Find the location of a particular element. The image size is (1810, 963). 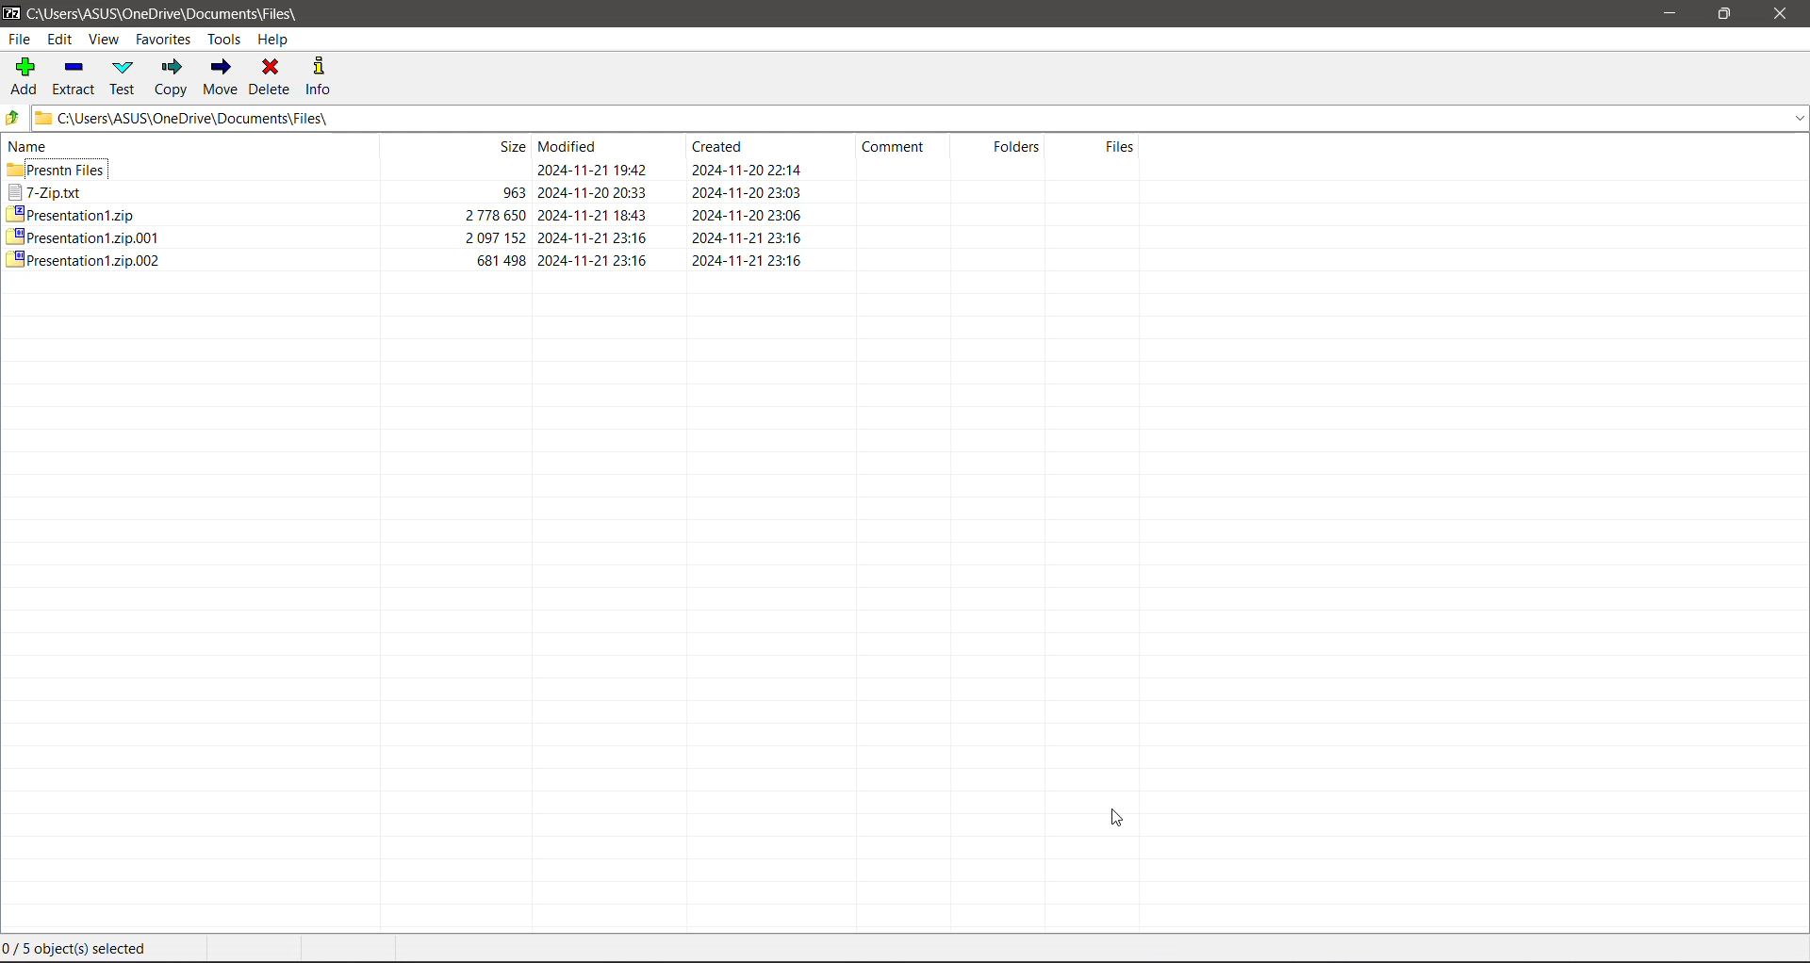

Extract is located at coordinates (74, 78).